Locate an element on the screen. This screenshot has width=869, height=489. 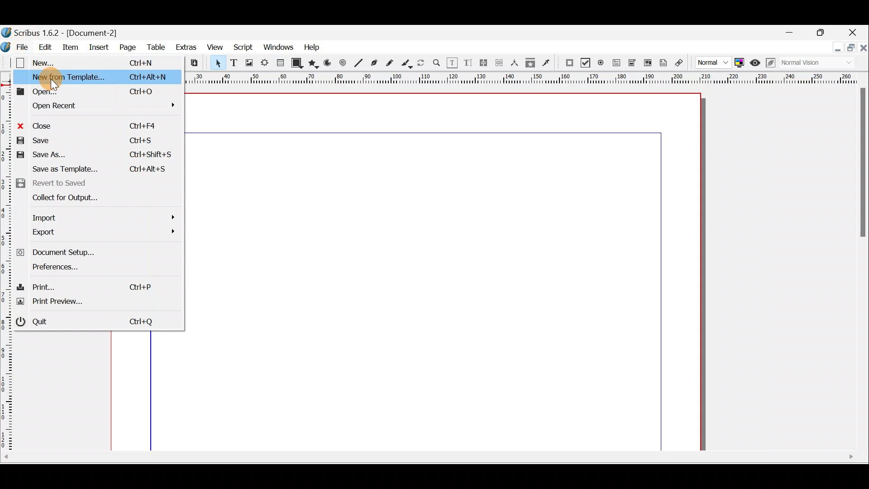
Print preview is located at coordinates (97, 300).